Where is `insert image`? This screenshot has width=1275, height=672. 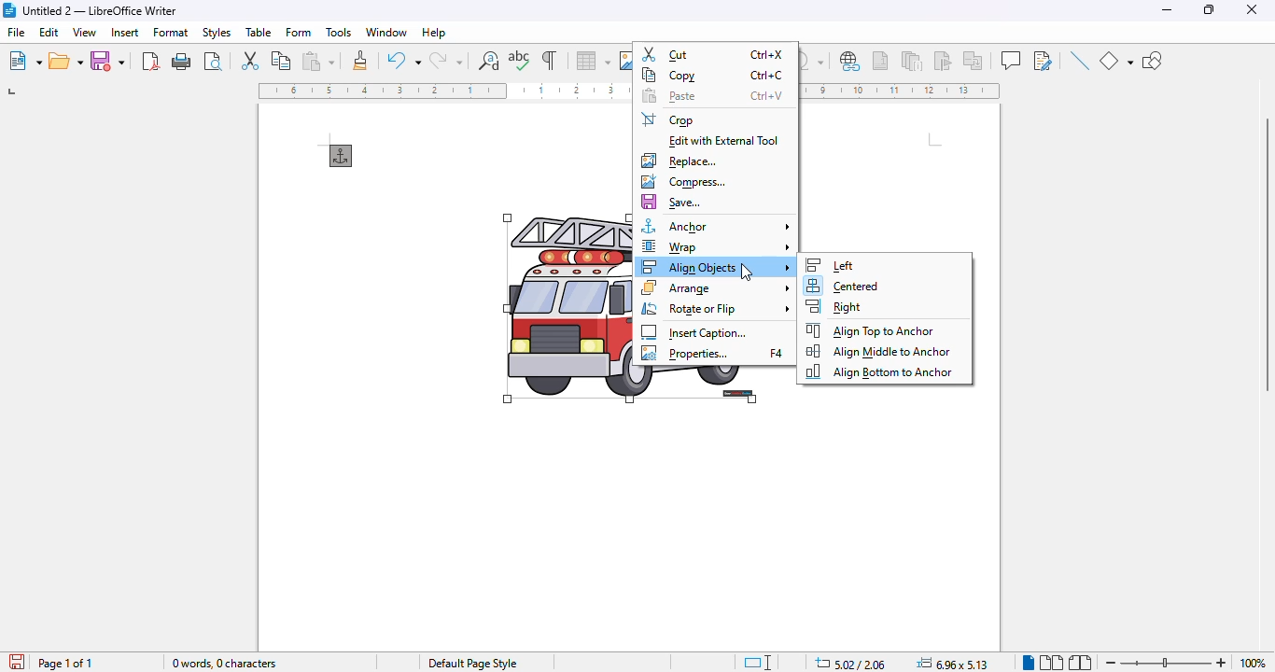 insert image is located at coordinates (625, 61).